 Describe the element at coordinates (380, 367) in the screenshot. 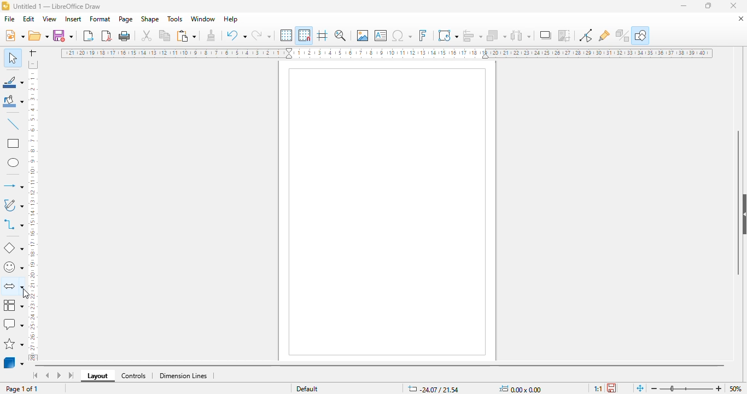

I see `horizontal scroll bar` at that location.